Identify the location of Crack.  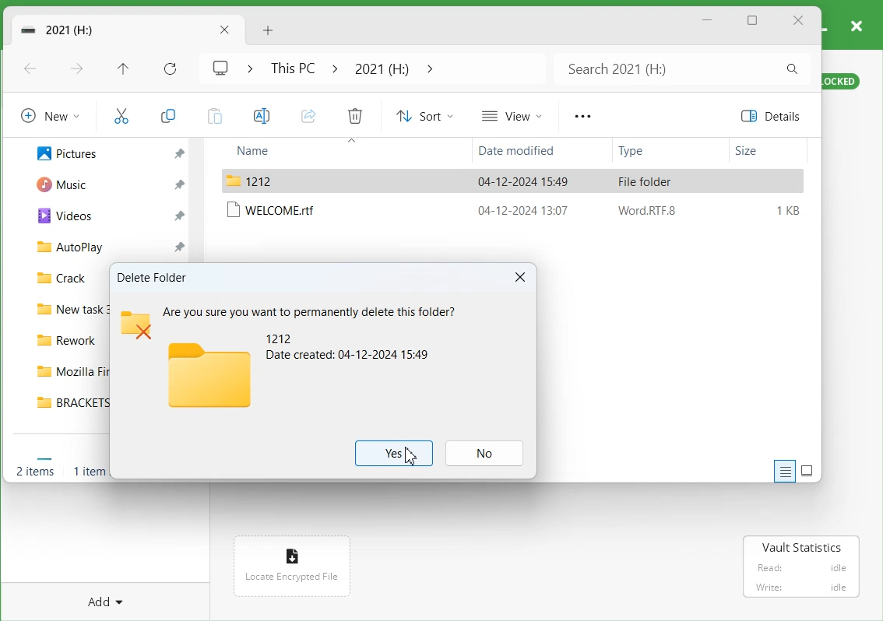
(63, 277).